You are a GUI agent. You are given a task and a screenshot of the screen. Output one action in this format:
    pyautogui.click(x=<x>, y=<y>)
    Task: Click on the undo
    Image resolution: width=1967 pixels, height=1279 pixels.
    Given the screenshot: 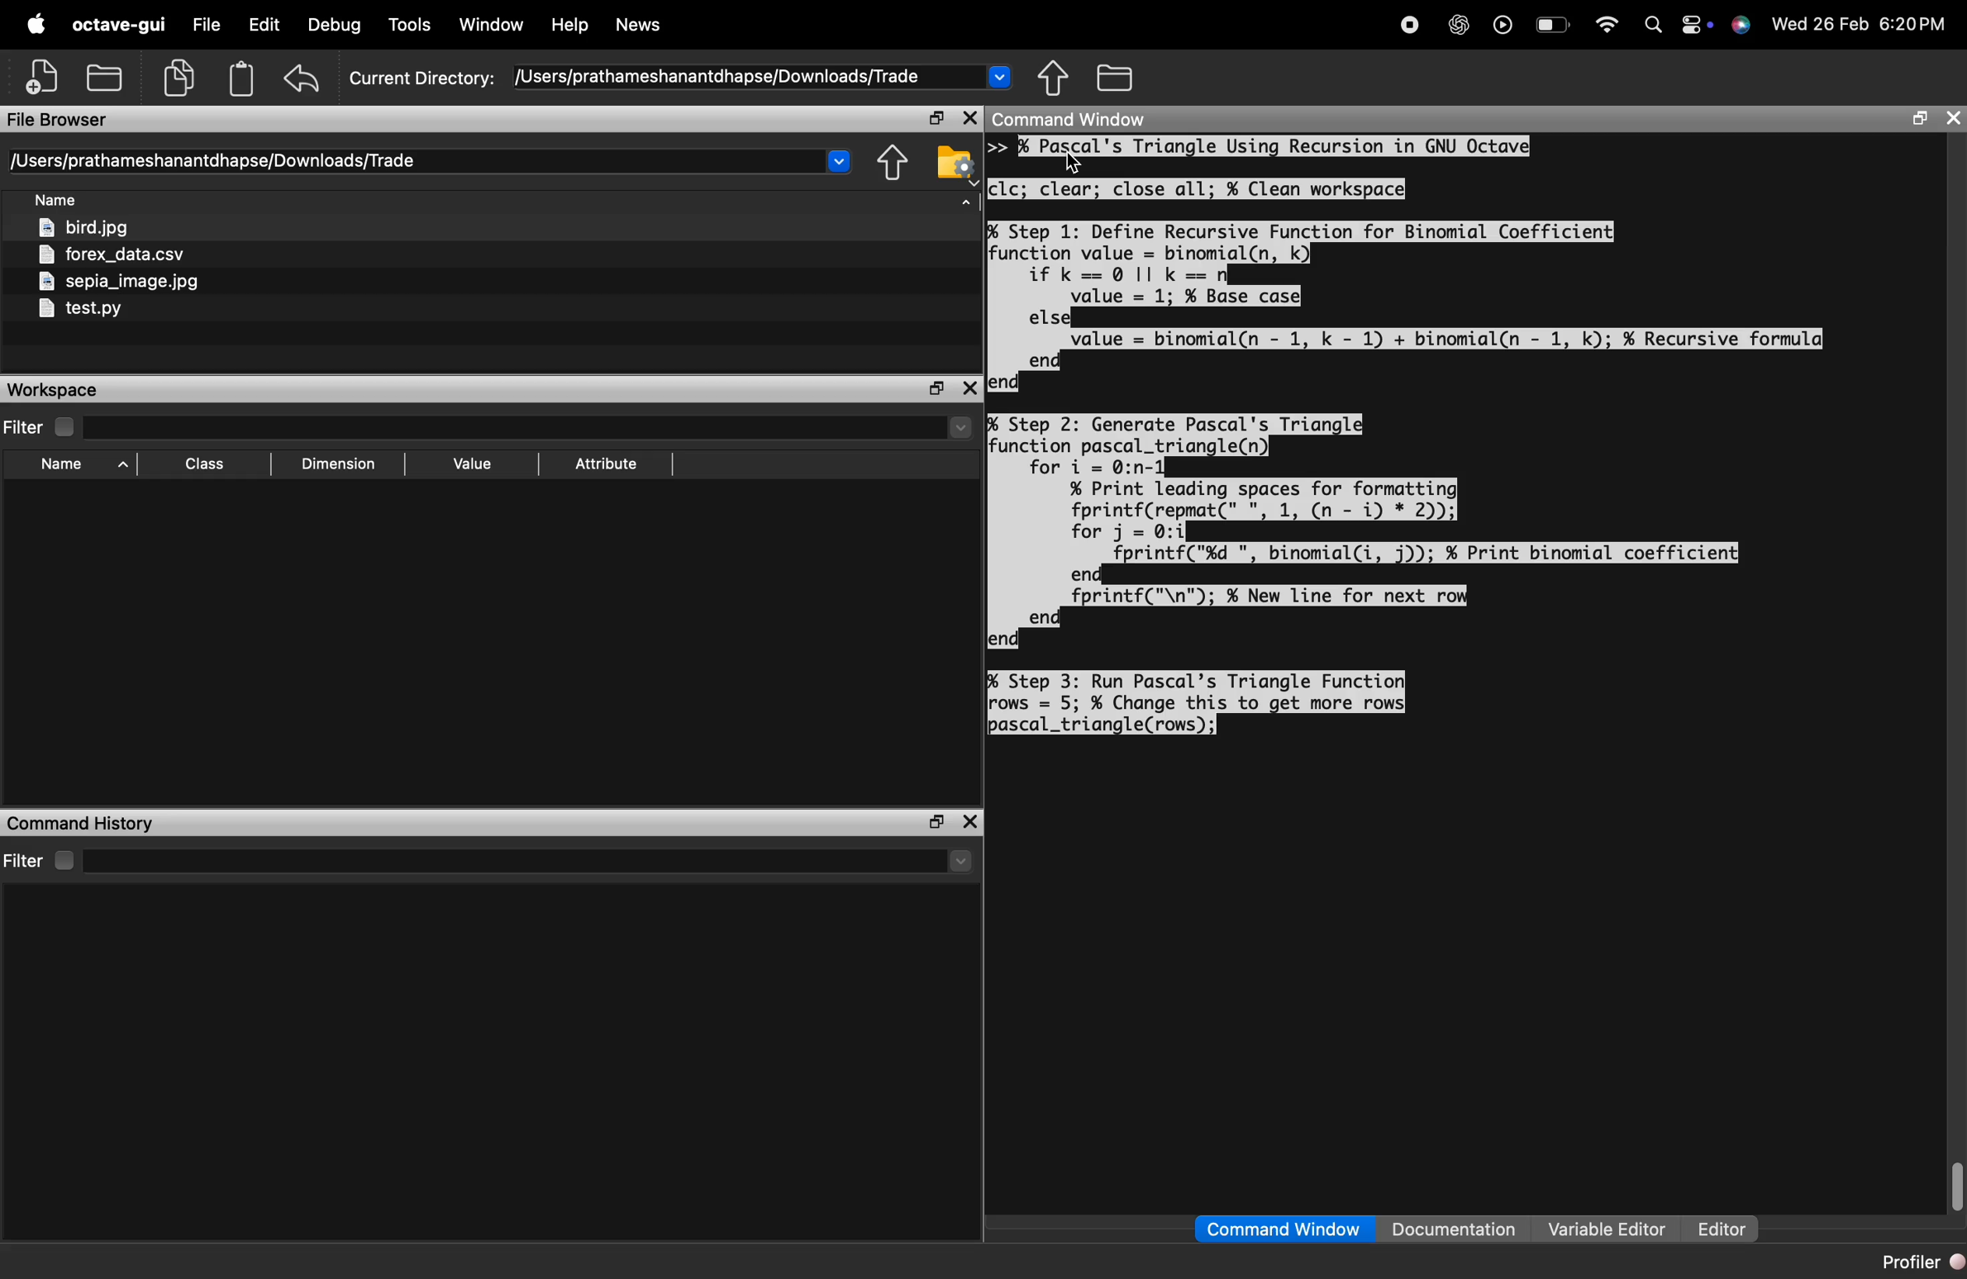 What is the action you would take?
    pyautogui.click(x=304, y=78)
    